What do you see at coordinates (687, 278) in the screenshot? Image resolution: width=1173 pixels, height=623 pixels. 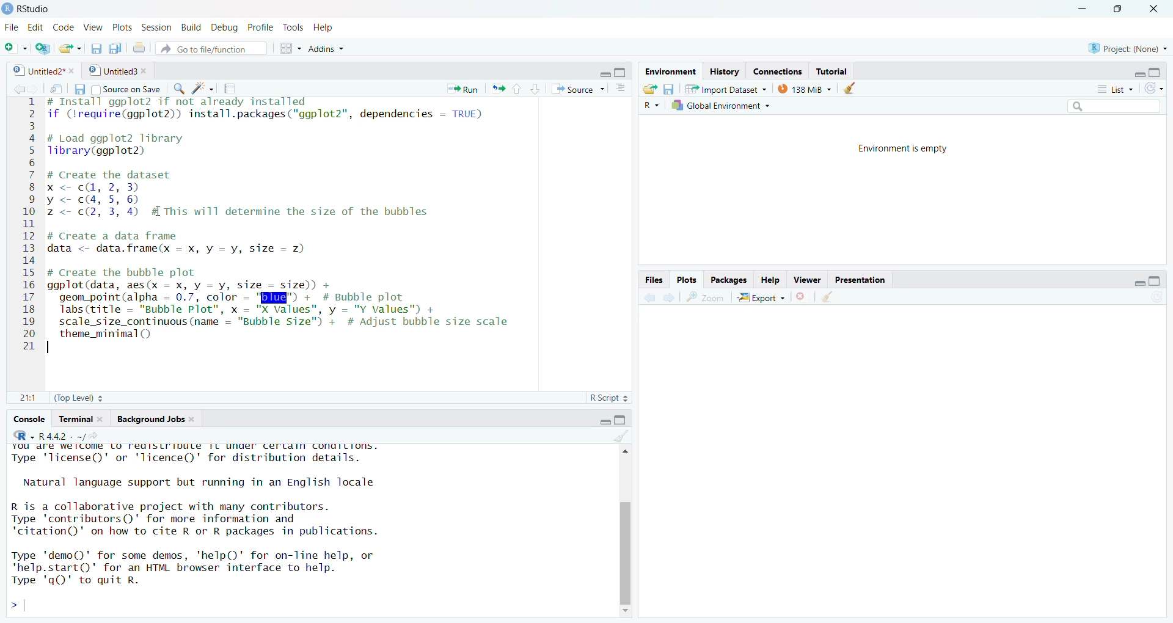 I see `Plots` at bounding box center [687, 278].